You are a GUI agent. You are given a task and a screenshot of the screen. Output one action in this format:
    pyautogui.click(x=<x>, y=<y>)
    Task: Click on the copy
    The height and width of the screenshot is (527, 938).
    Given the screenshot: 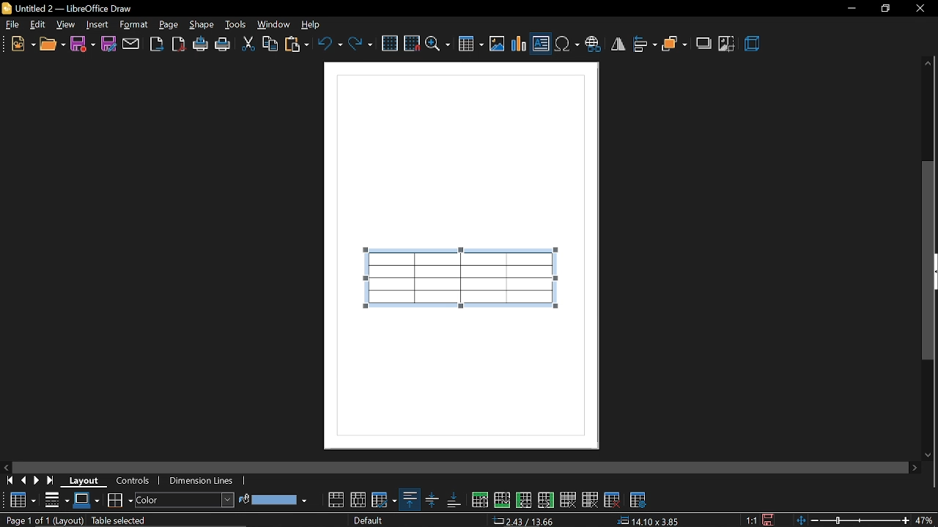 What is the action you would take?
    pyautogui.click(x=269, y=45)
    